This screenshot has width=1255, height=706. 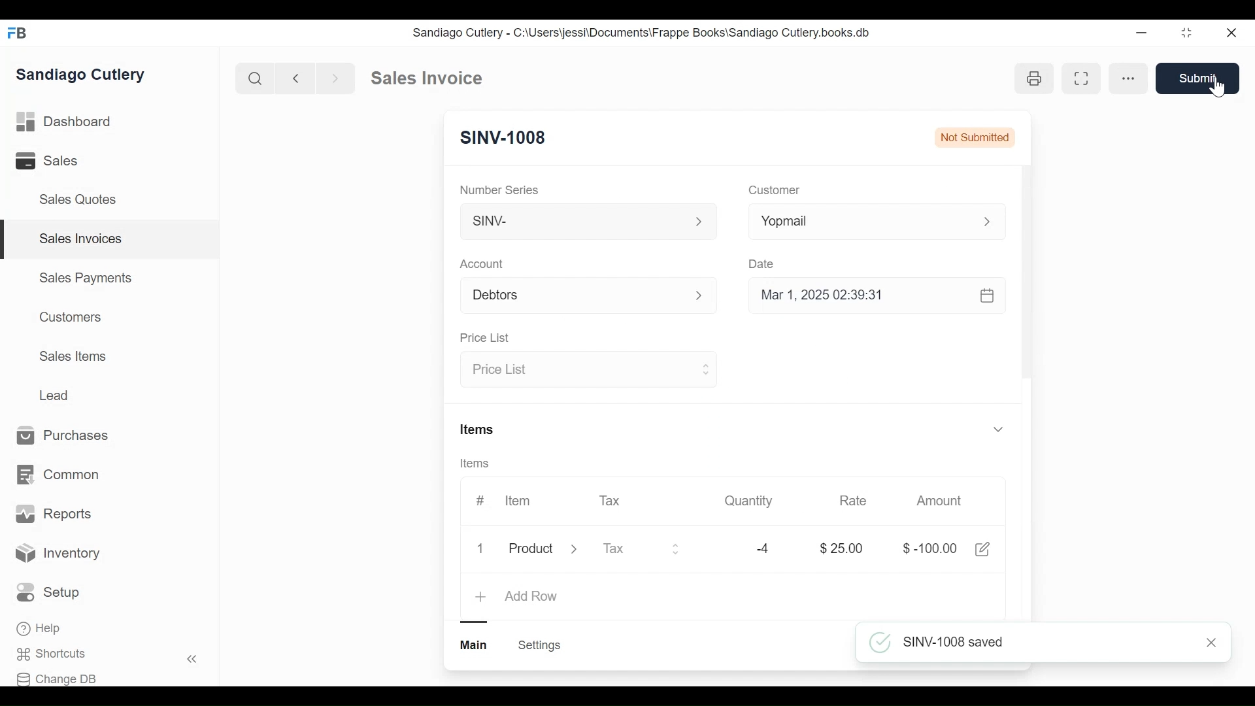 I want to click on Cursor, so click(x=1216, y=85).